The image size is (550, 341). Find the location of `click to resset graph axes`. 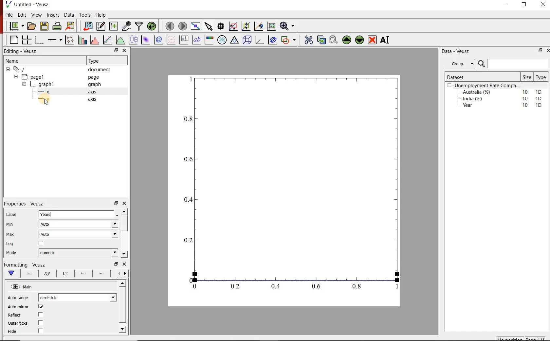

click to resset graph axes is located at coordinates (271, 25).